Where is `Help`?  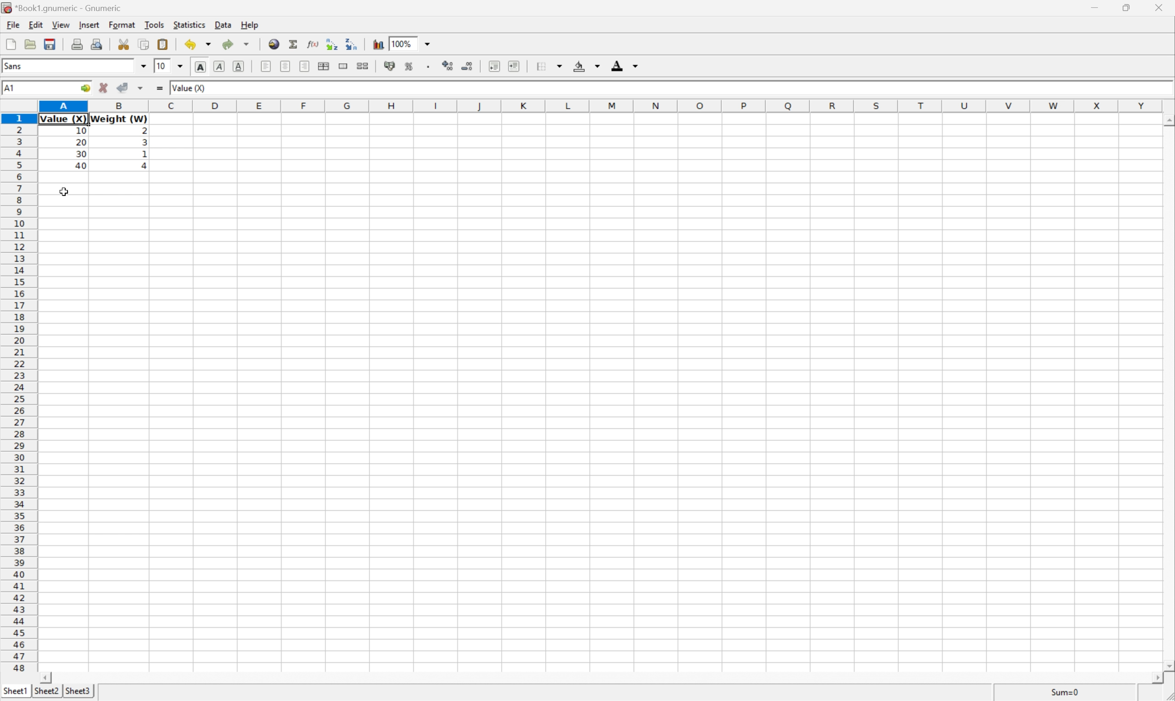 Help is located at coordinates (249, 23).